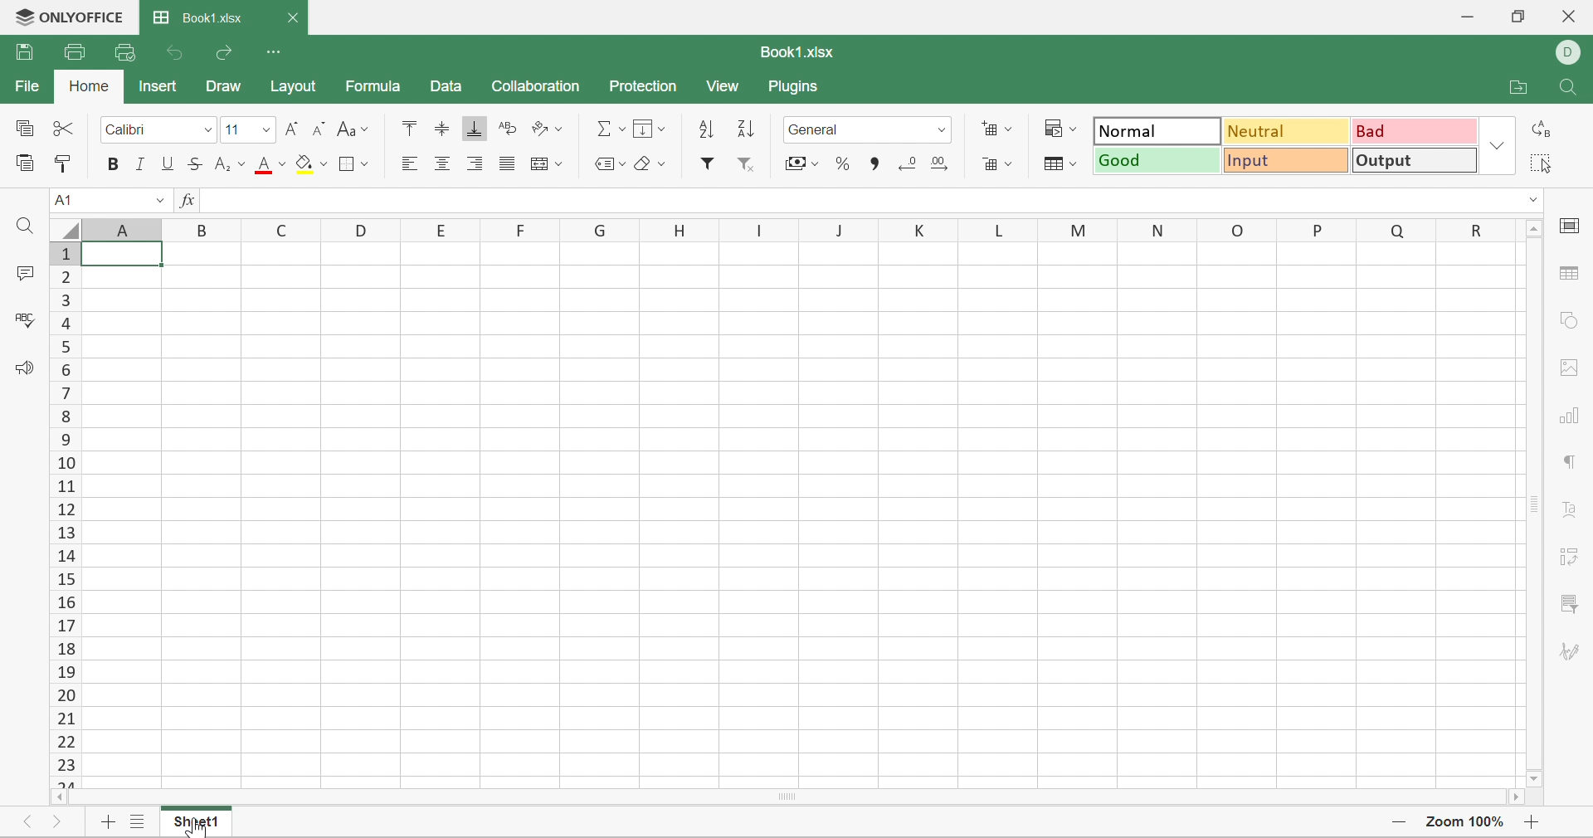 The height and width of the screenshot is (838, 1593). I want to click on R, so click(1483, 231).